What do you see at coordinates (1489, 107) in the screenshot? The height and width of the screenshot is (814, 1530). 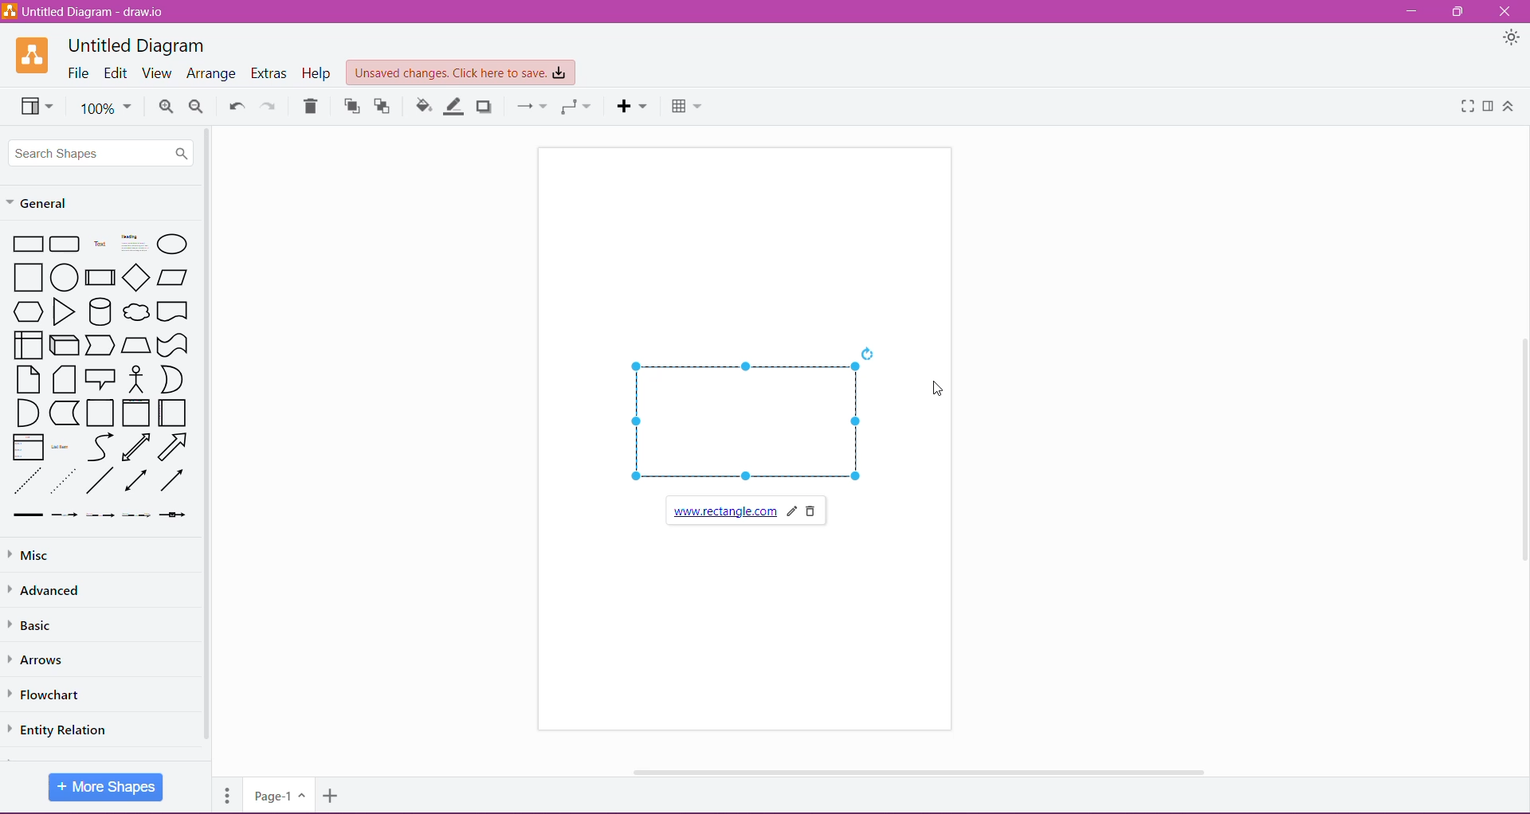 I see `Format` at bounding box center [1489, 107].